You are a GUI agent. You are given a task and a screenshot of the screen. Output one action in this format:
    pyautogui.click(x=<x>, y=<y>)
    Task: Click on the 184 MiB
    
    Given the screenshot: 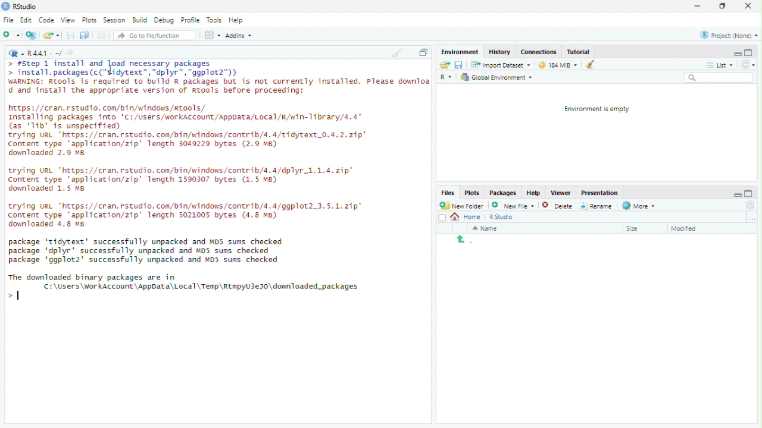 What is the action you would take?
    pyautogui.click(x=556, y=64)
    